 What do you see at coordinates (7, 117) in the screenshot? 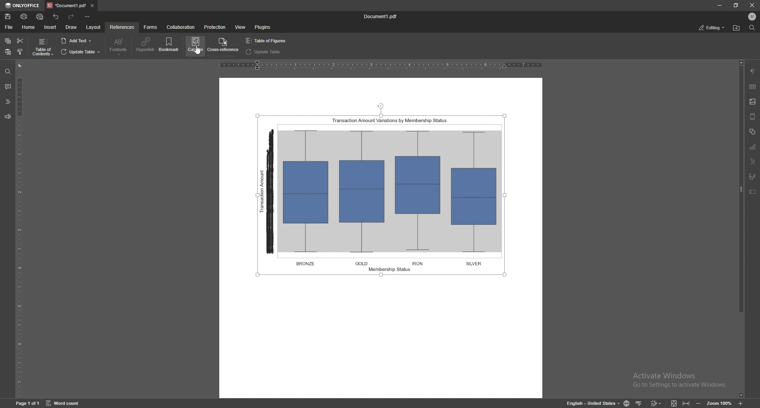
I see `feedback` at bounding box center [7, 117].